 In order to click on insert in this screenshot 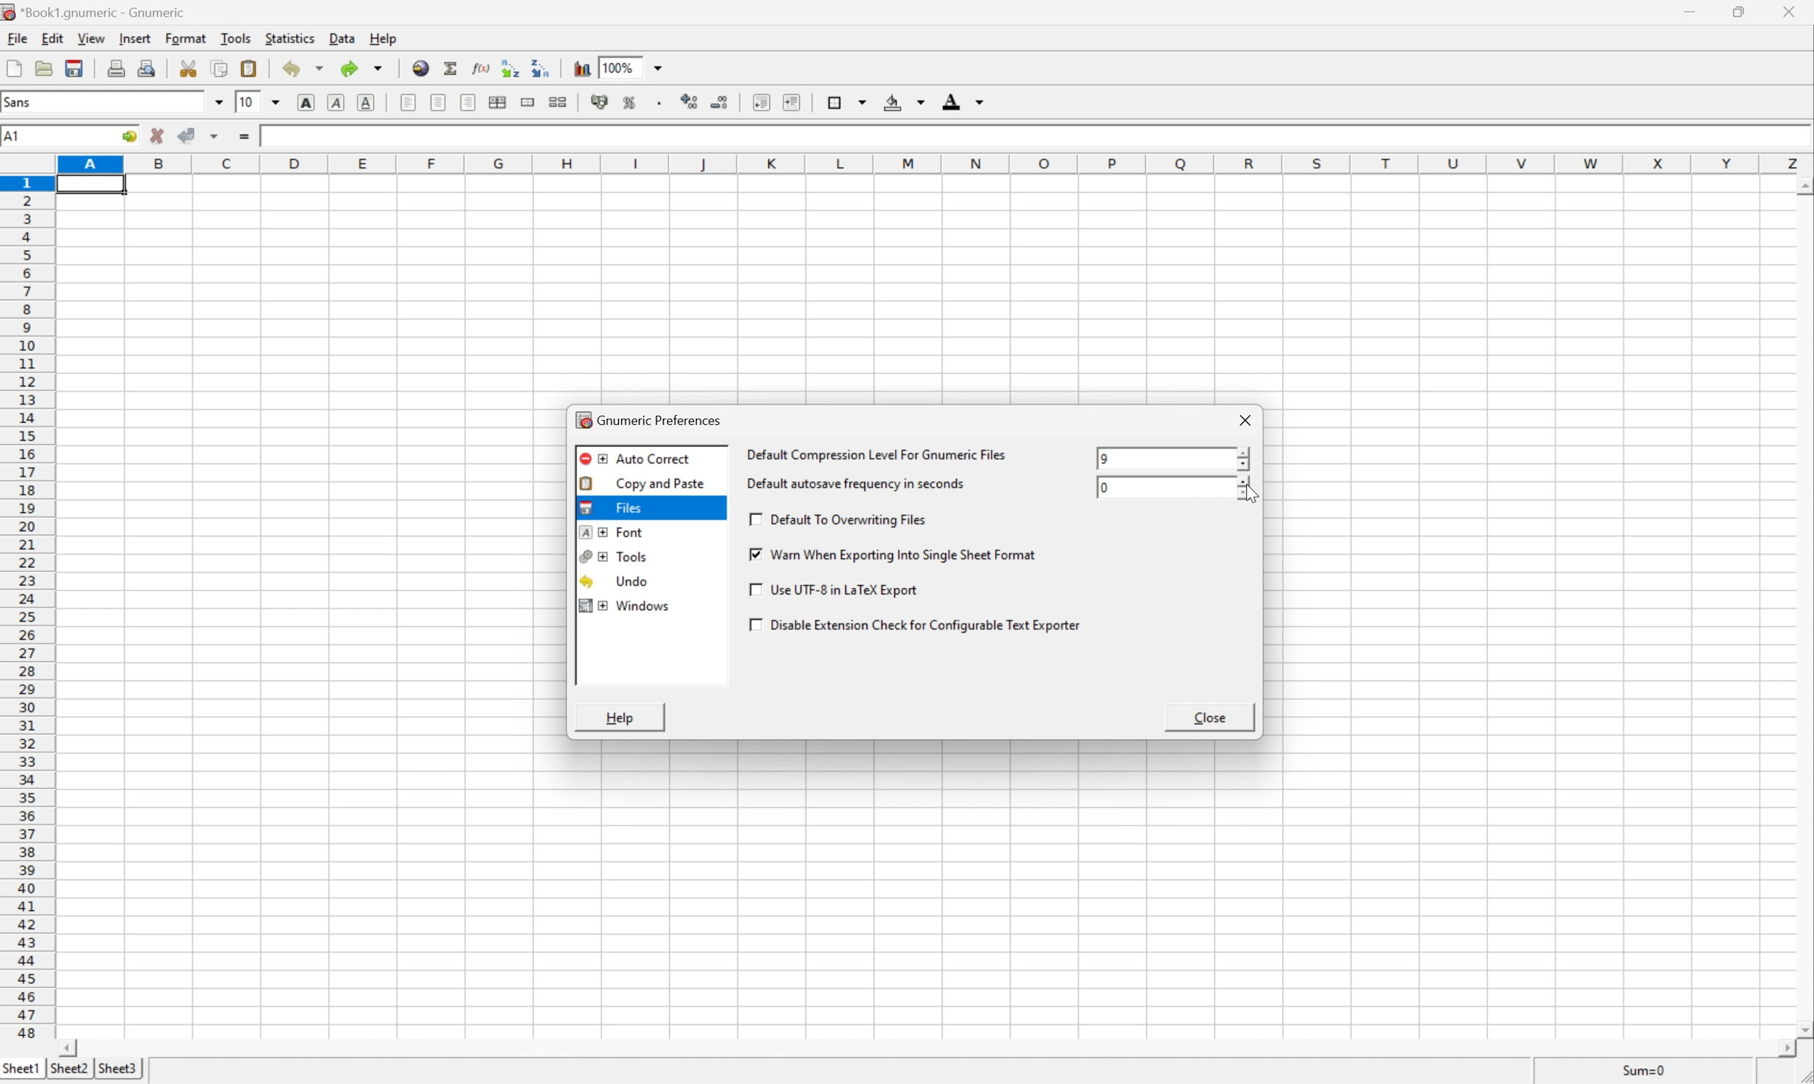, I will do `click(135, 39)`.